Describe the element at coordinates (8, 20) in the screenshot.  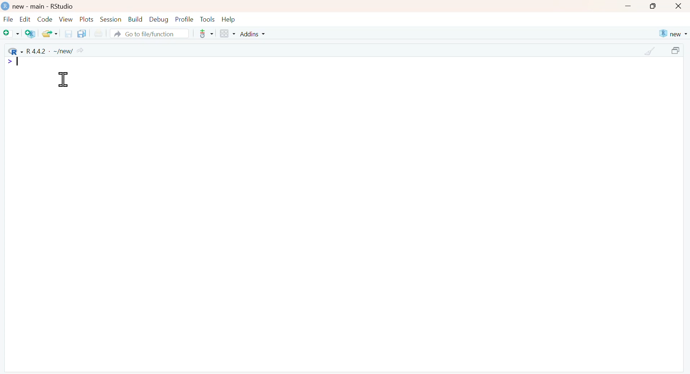
I see `File` at that location.